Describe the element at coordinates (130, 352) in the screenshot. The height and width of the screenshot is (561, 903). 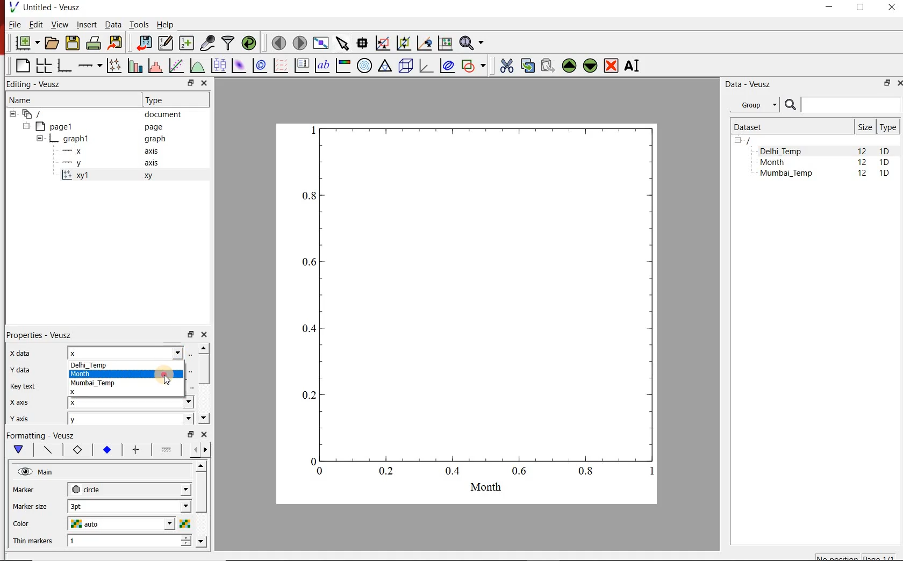
I see `x` at that location.